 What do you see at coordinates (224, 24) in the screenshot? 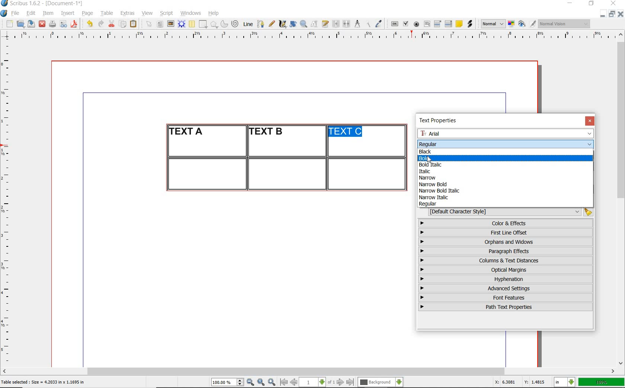
I see `arc` at bounding box center [224, 24].